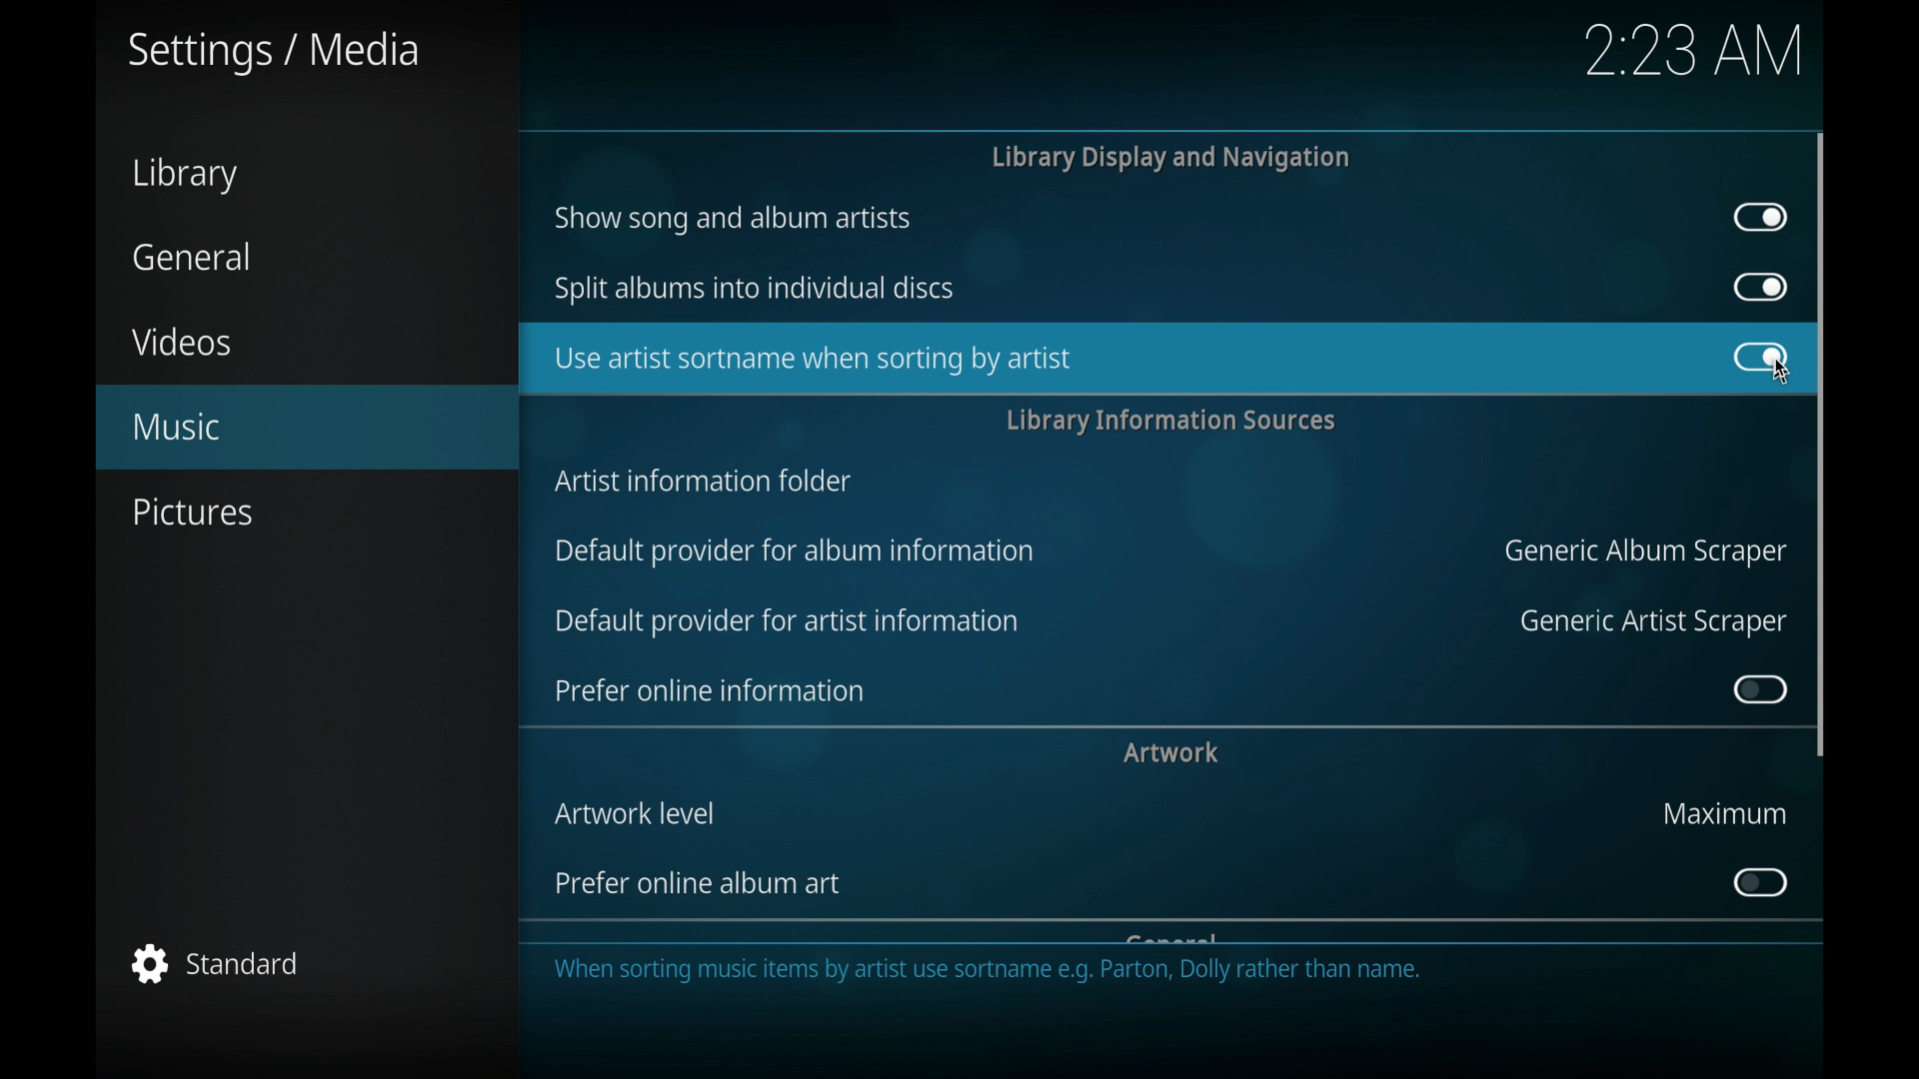  I want to click on general, so click(188, 256).